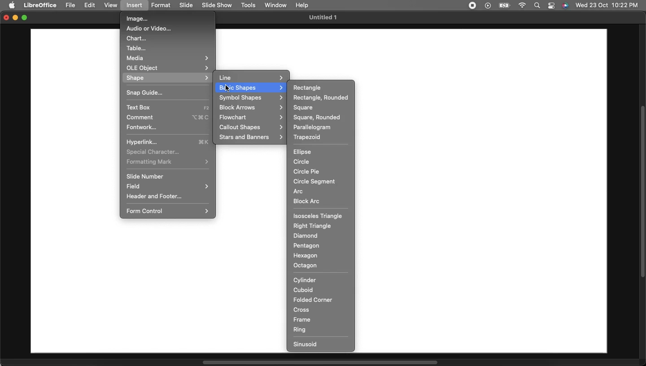 The width and height of the screenshot is (646, 366). I want to click on Stars and banners, so click(250, 137).